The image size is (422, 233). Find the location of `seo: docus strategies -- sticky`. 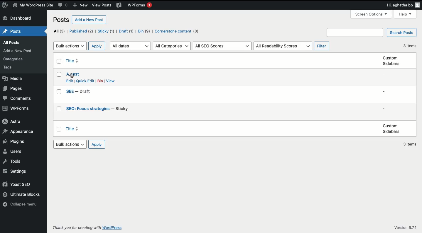

seo: docus strategies -- sticky is located at coordinates (99, 109).